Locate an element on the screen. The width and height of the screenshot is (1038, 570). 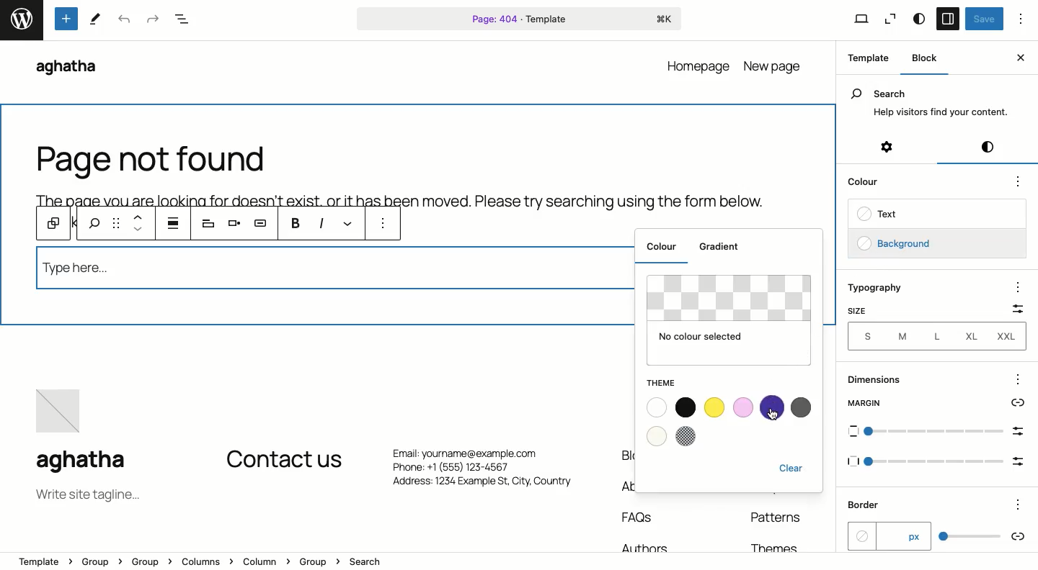
options is located at coordinates (1018, 380).